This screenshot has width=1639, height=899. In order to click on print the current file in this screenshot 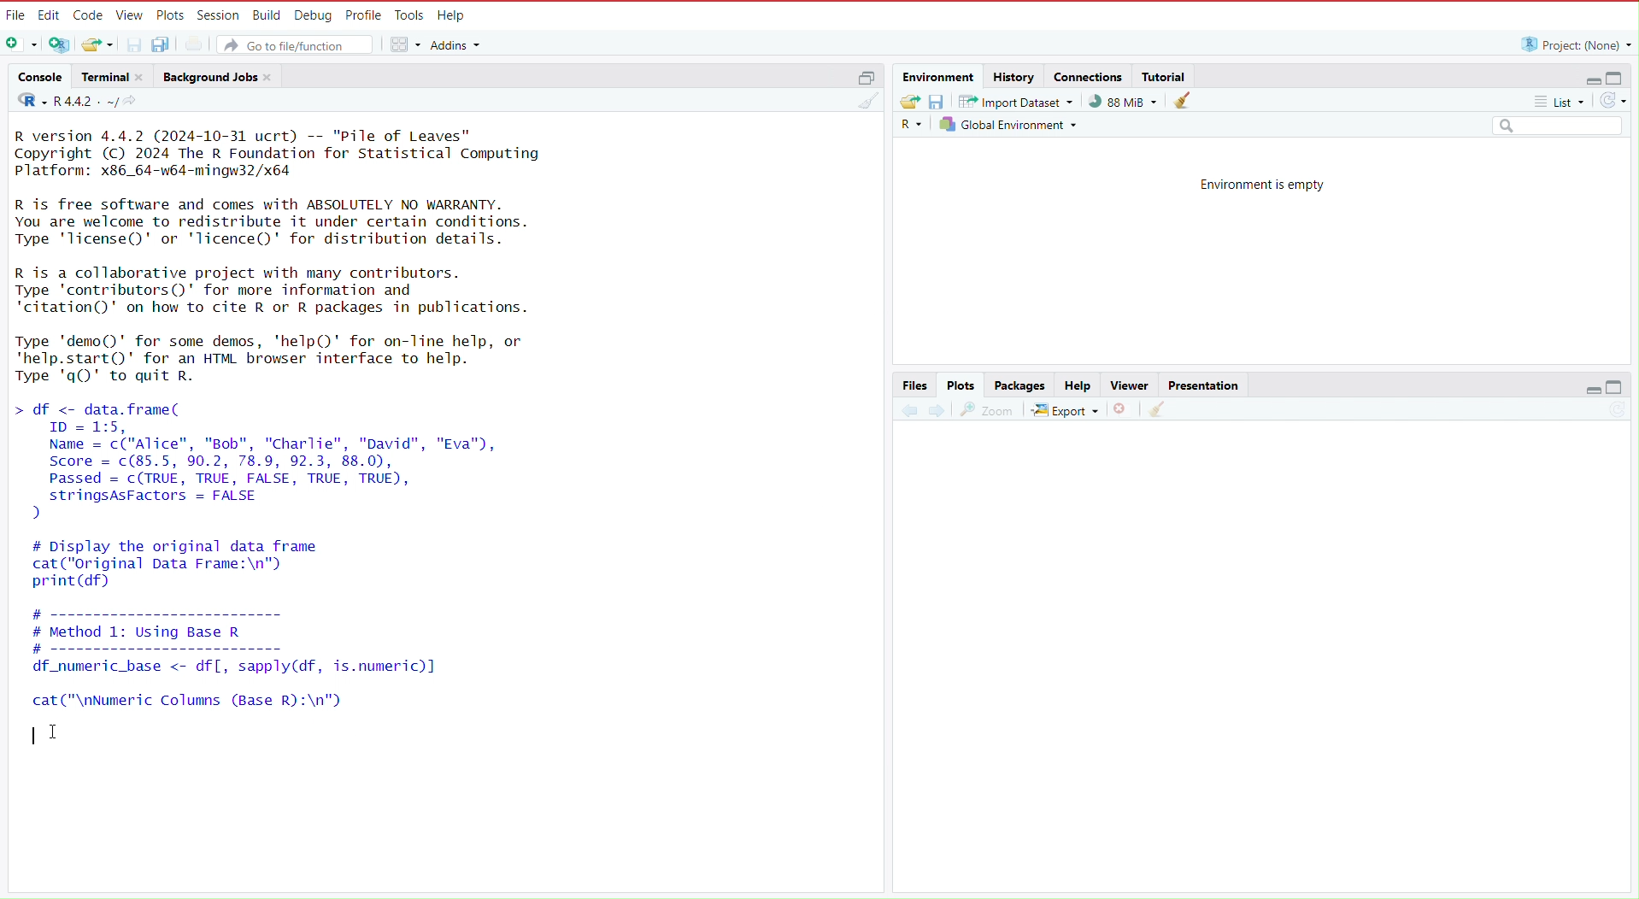, I will do `click(193, 45)`.